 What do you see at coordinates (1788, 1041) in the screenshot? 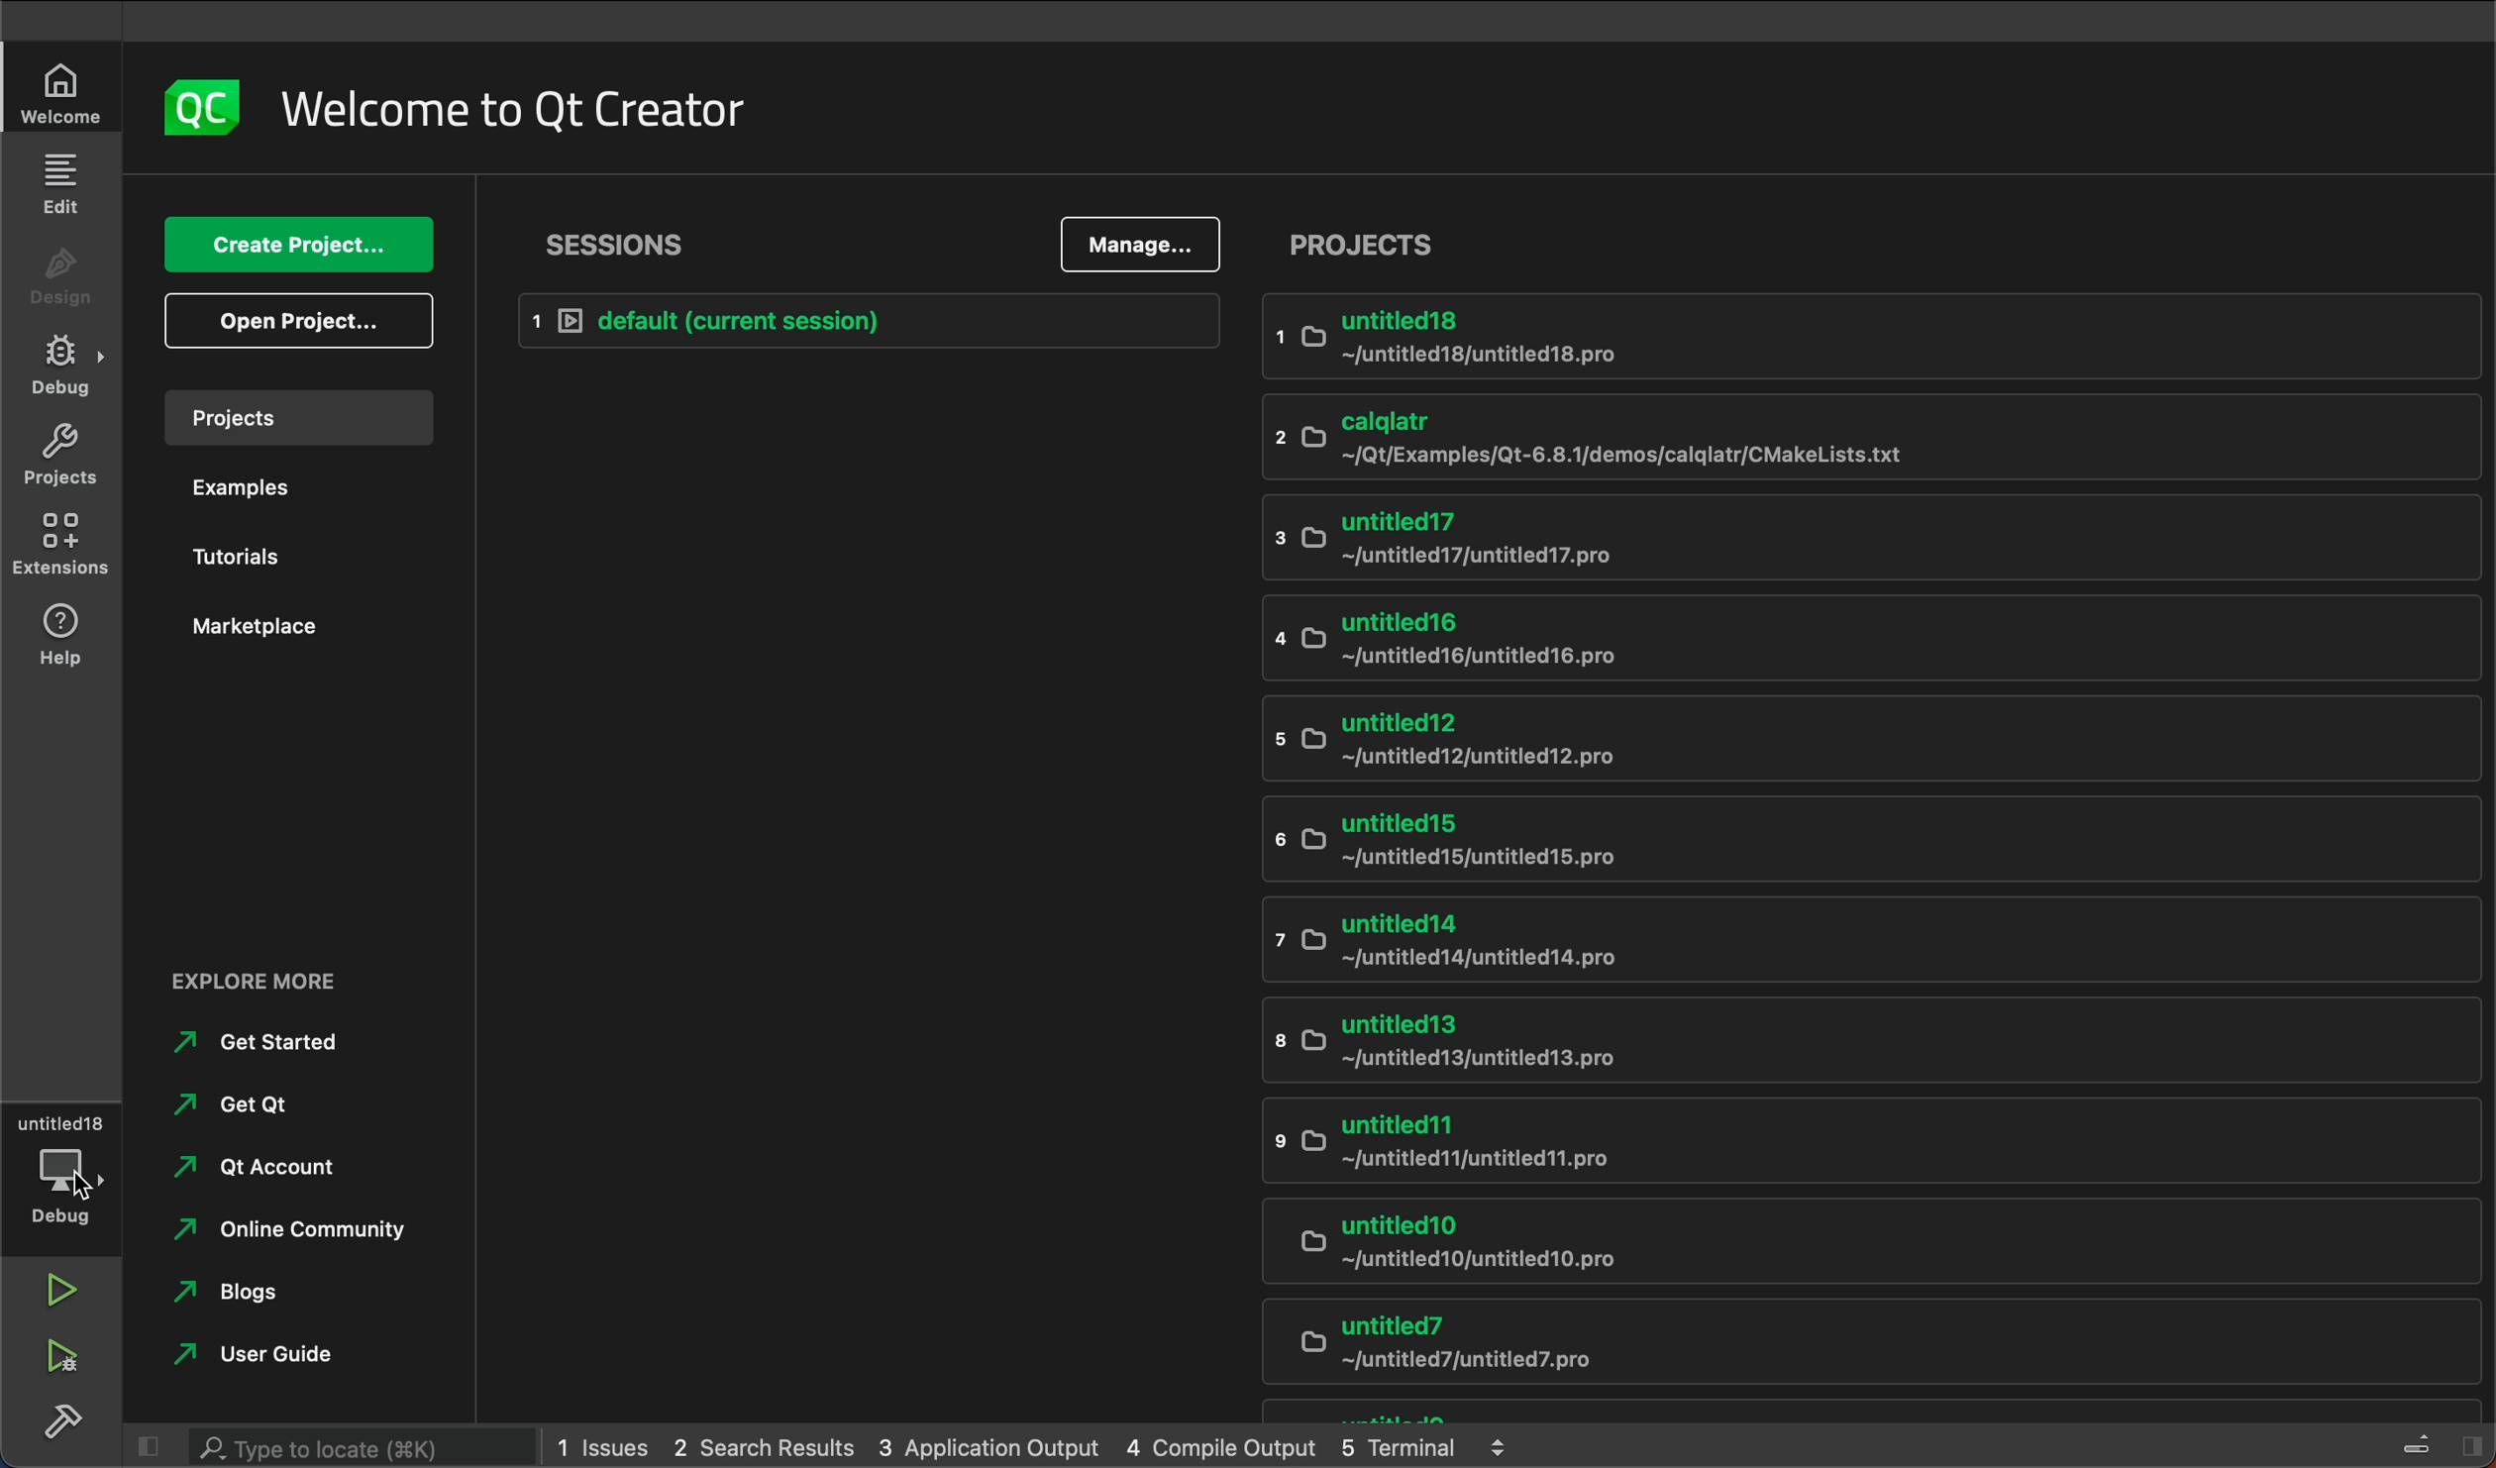
I see `untitled 13` at bounding box center [1788, 1041].